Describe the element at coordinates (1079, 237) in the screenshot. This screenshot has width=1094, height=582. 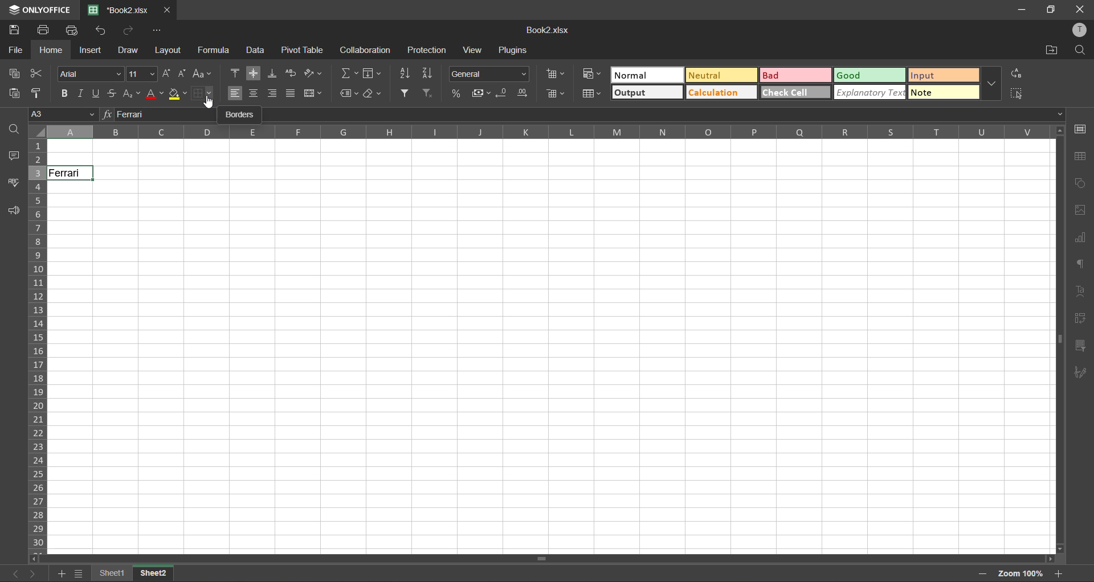
I see `charts` at that location.